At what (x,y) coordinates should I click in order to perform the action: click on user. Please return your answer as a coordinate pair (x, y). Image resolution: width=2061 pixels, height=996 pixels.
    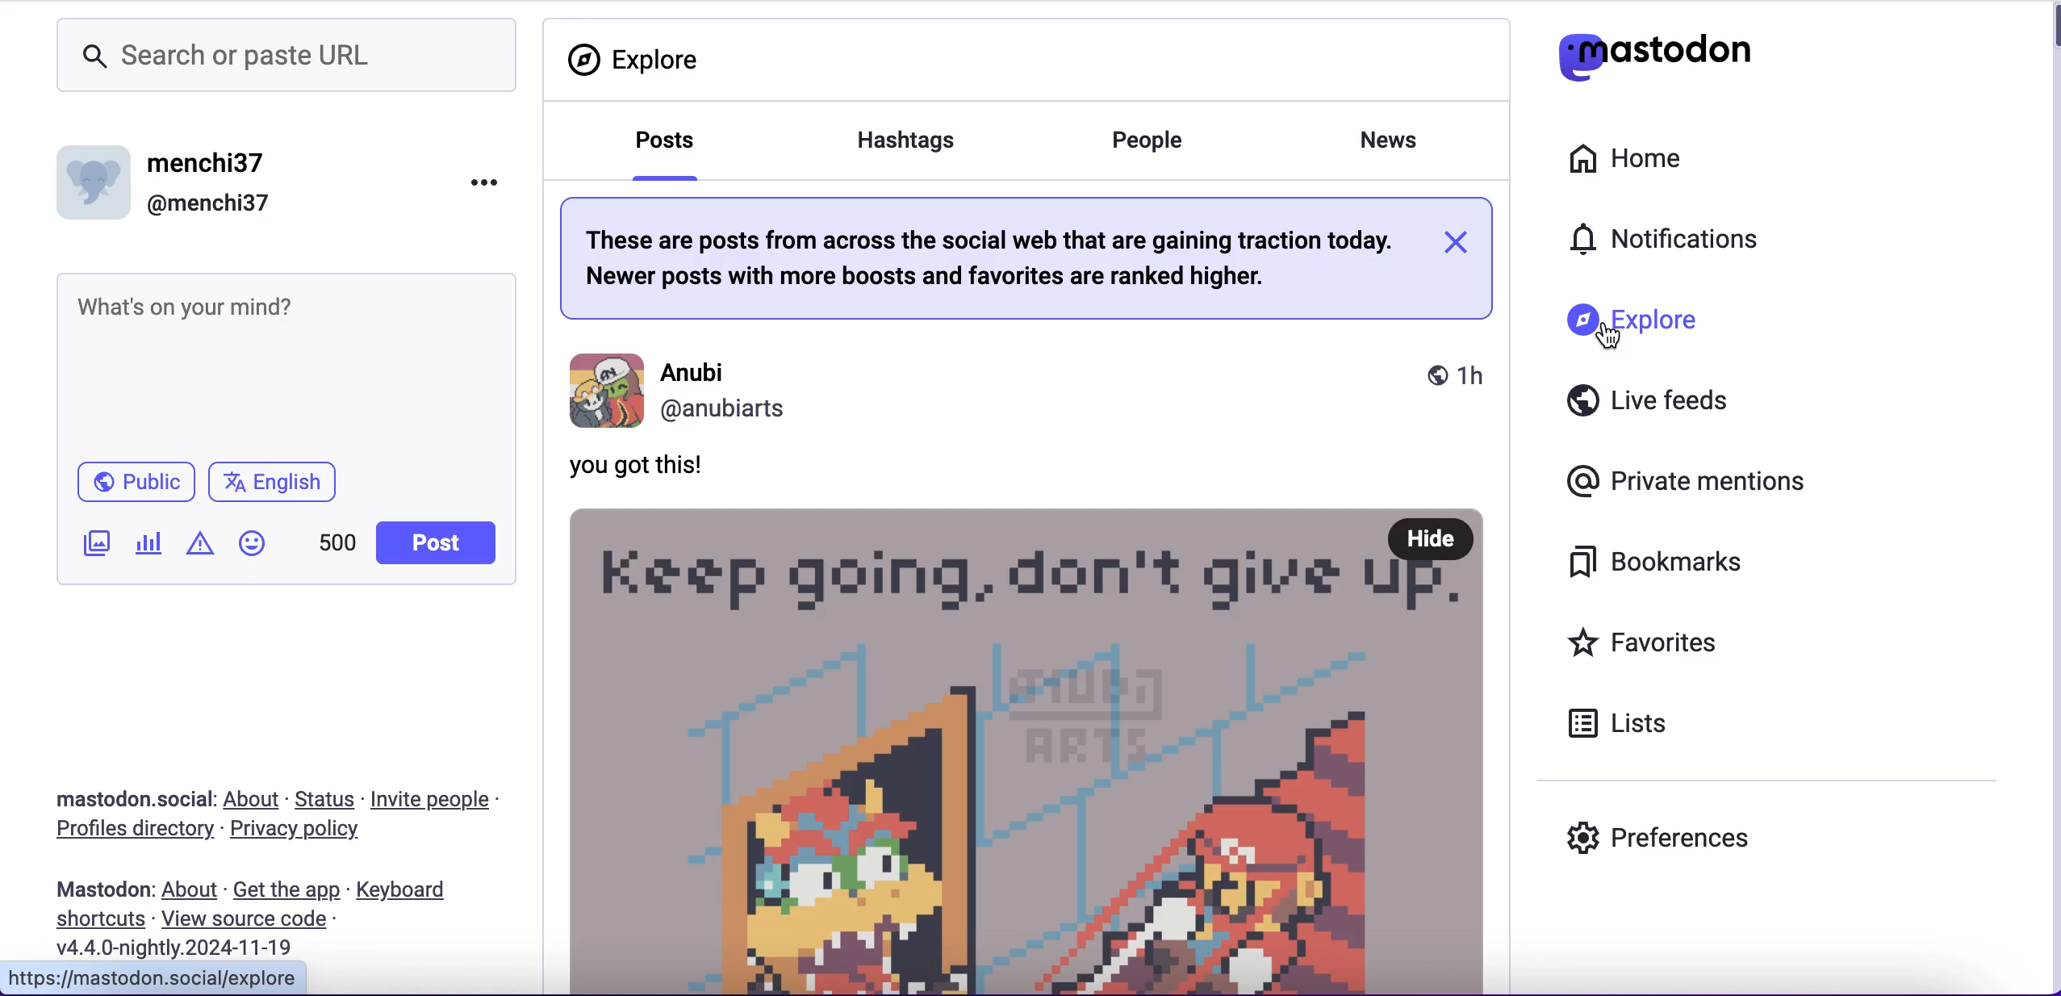
    Looking at the image, I should click on (246, 191).